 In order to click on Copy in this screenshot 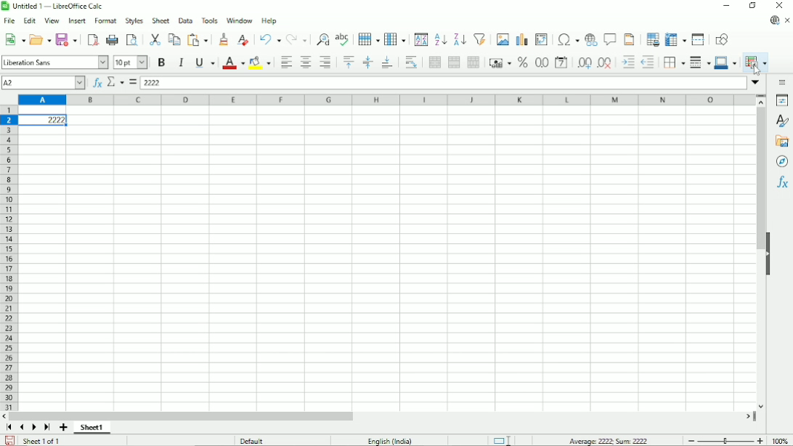, I will do `click(174, 38)`.